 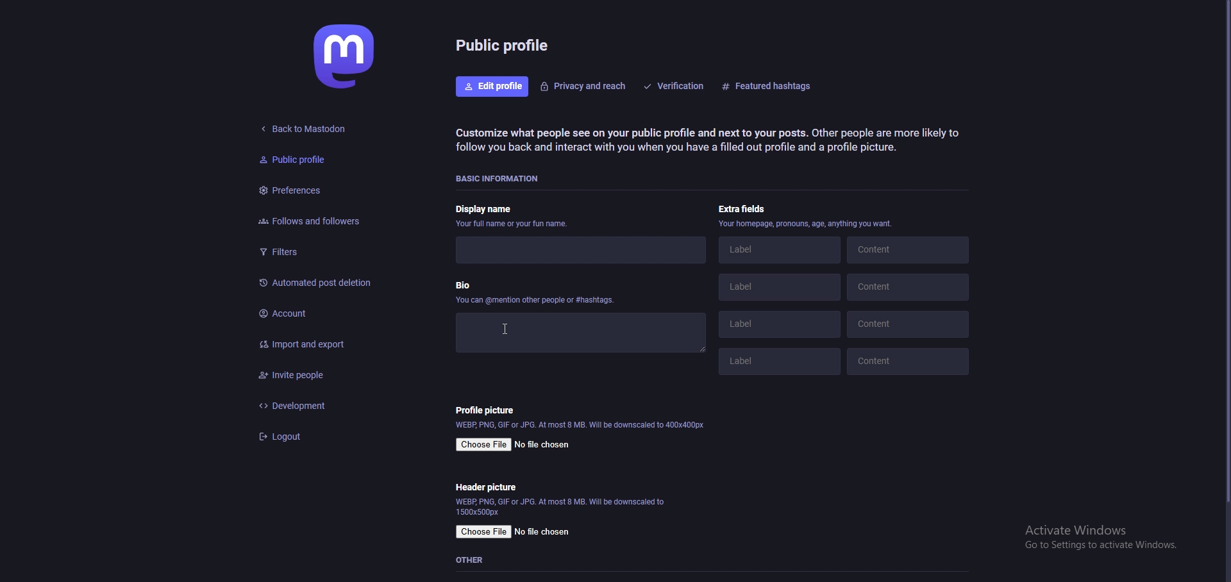 What do you see at coordinates (743, 208) in the screenshot?
I see `extra fields` at bounding box center [743, 208].